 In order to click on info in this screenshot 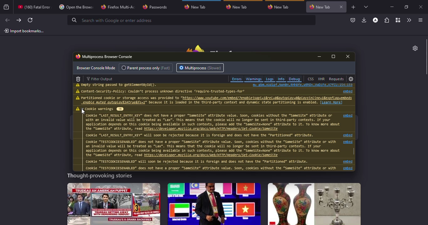, I will do `click(164, 91)`.